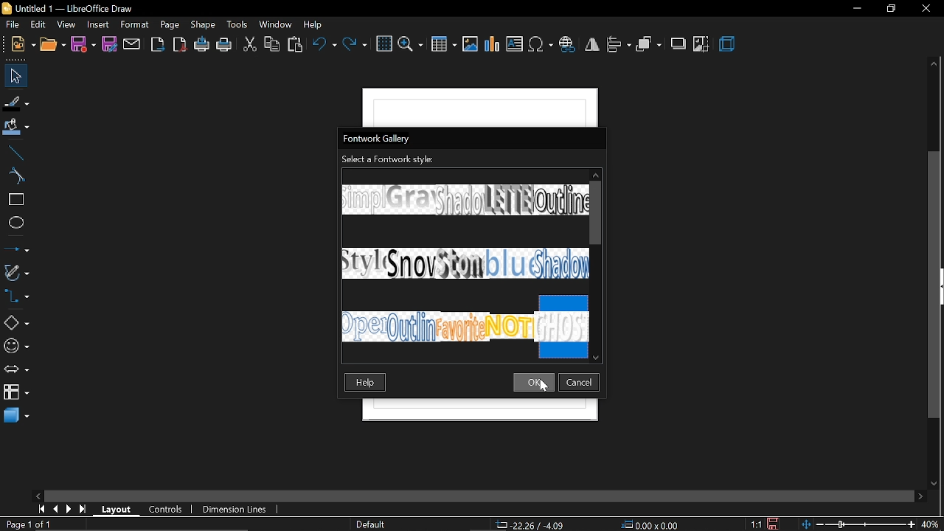 This screenshot has height=531, width=944. Describe the element at coordinates (16, 249) in the screenshot. I see `lines and arrow` at that location.